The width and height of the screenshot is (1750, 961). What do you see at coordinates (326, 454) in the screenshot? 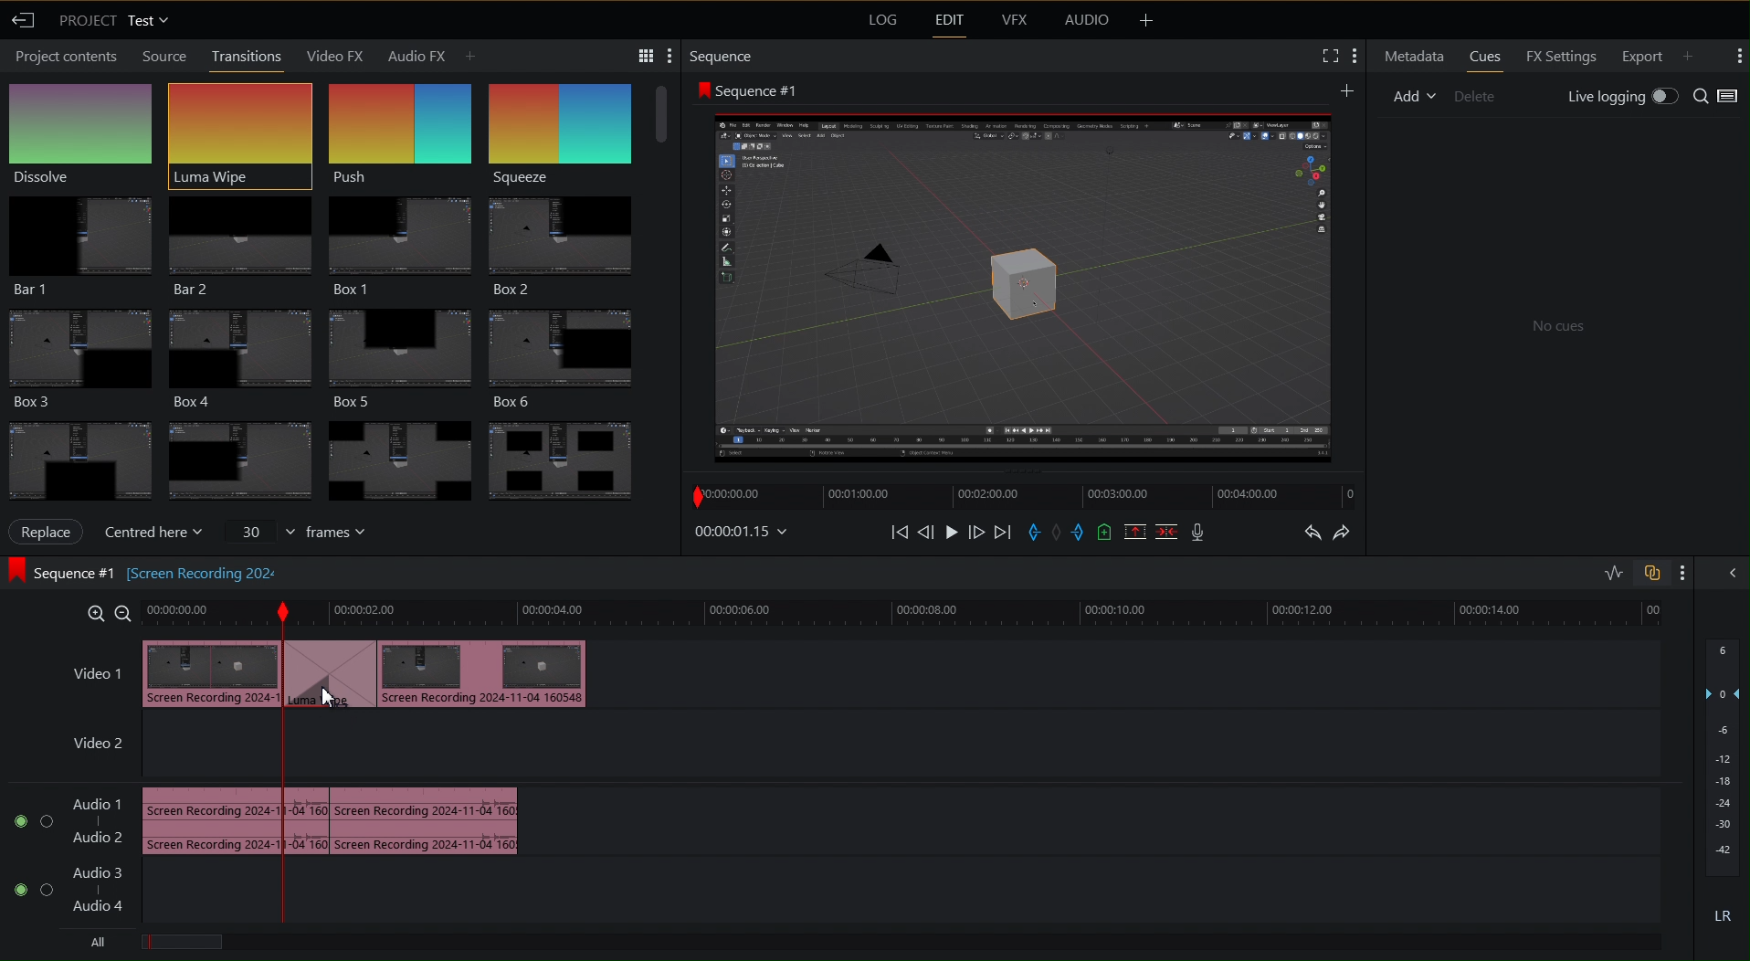
I see `Transitions` at bounding box center [326, 454].